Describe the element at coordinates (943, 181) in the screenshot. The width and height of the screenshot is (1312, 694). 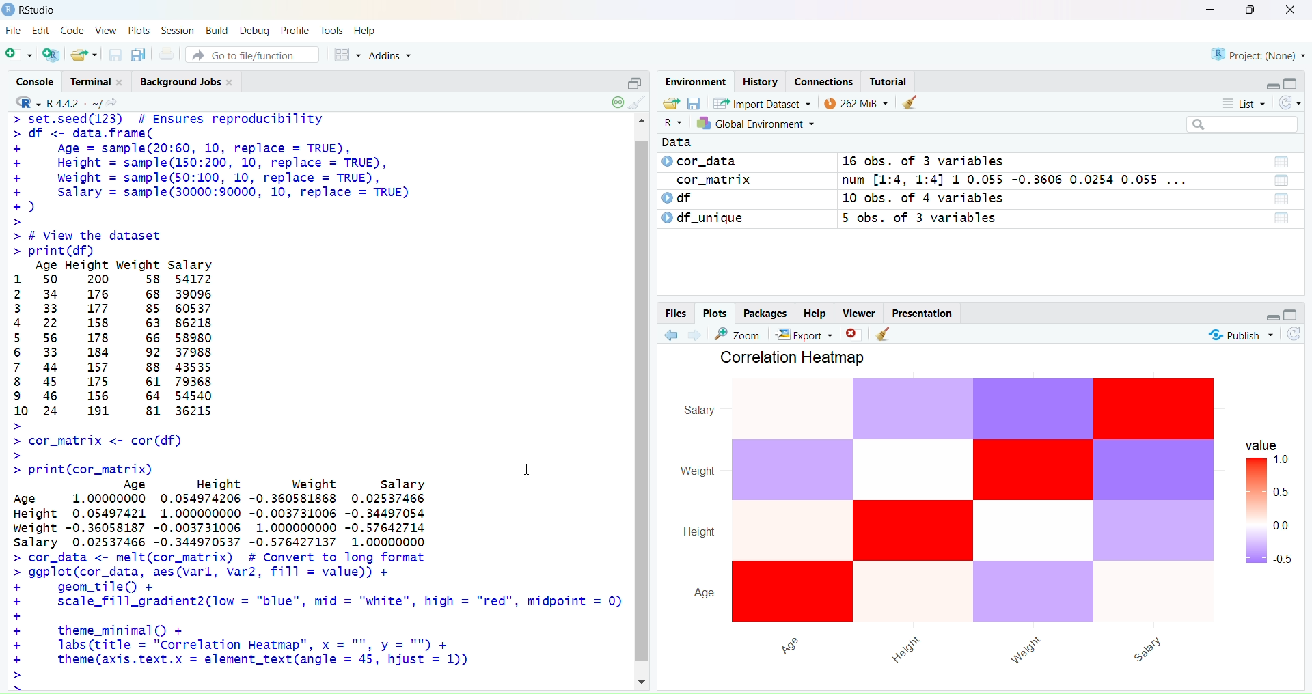
I see `cor_matrix num [1:4, 1:4] 1 0.055 -0.3606 0.0254 0.055 ...` at that location.